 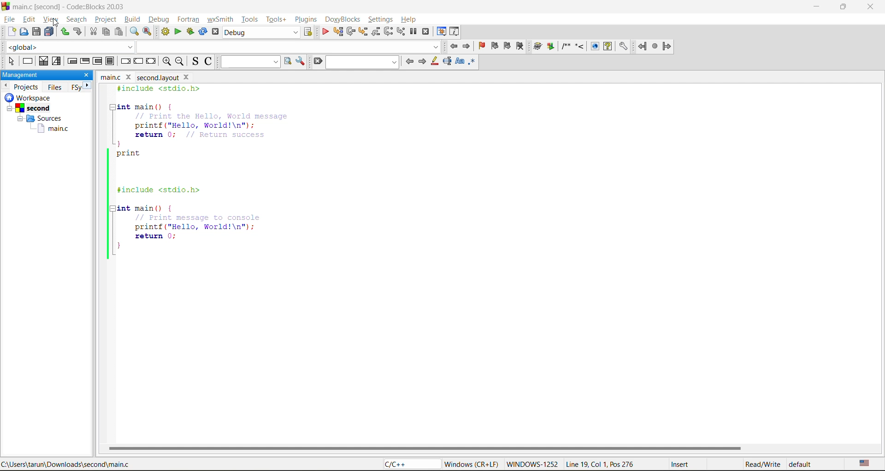 What do you see at coordinates (337, 31) in the screenshot?
I see `run to cursor` at bounding box center [337, 31].